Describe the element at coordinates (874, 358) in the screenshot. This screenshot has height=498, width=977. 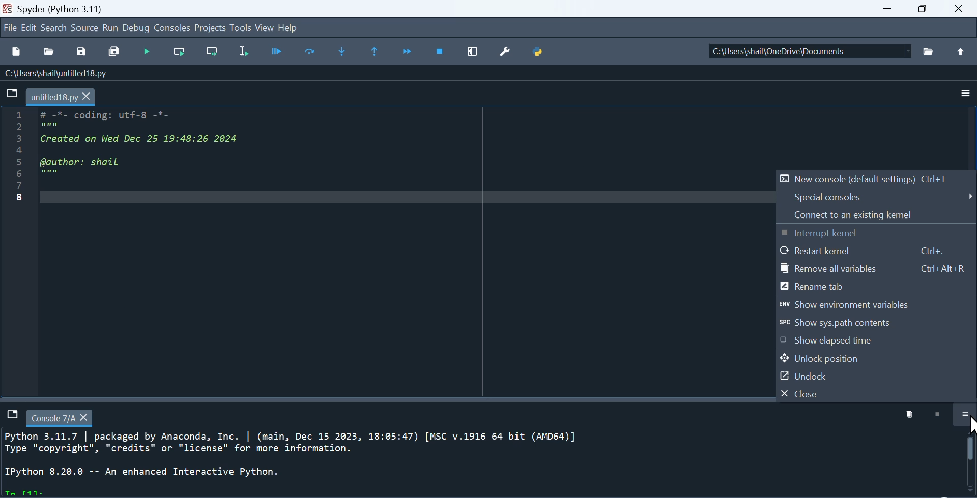
I see `unlock position` at that location.